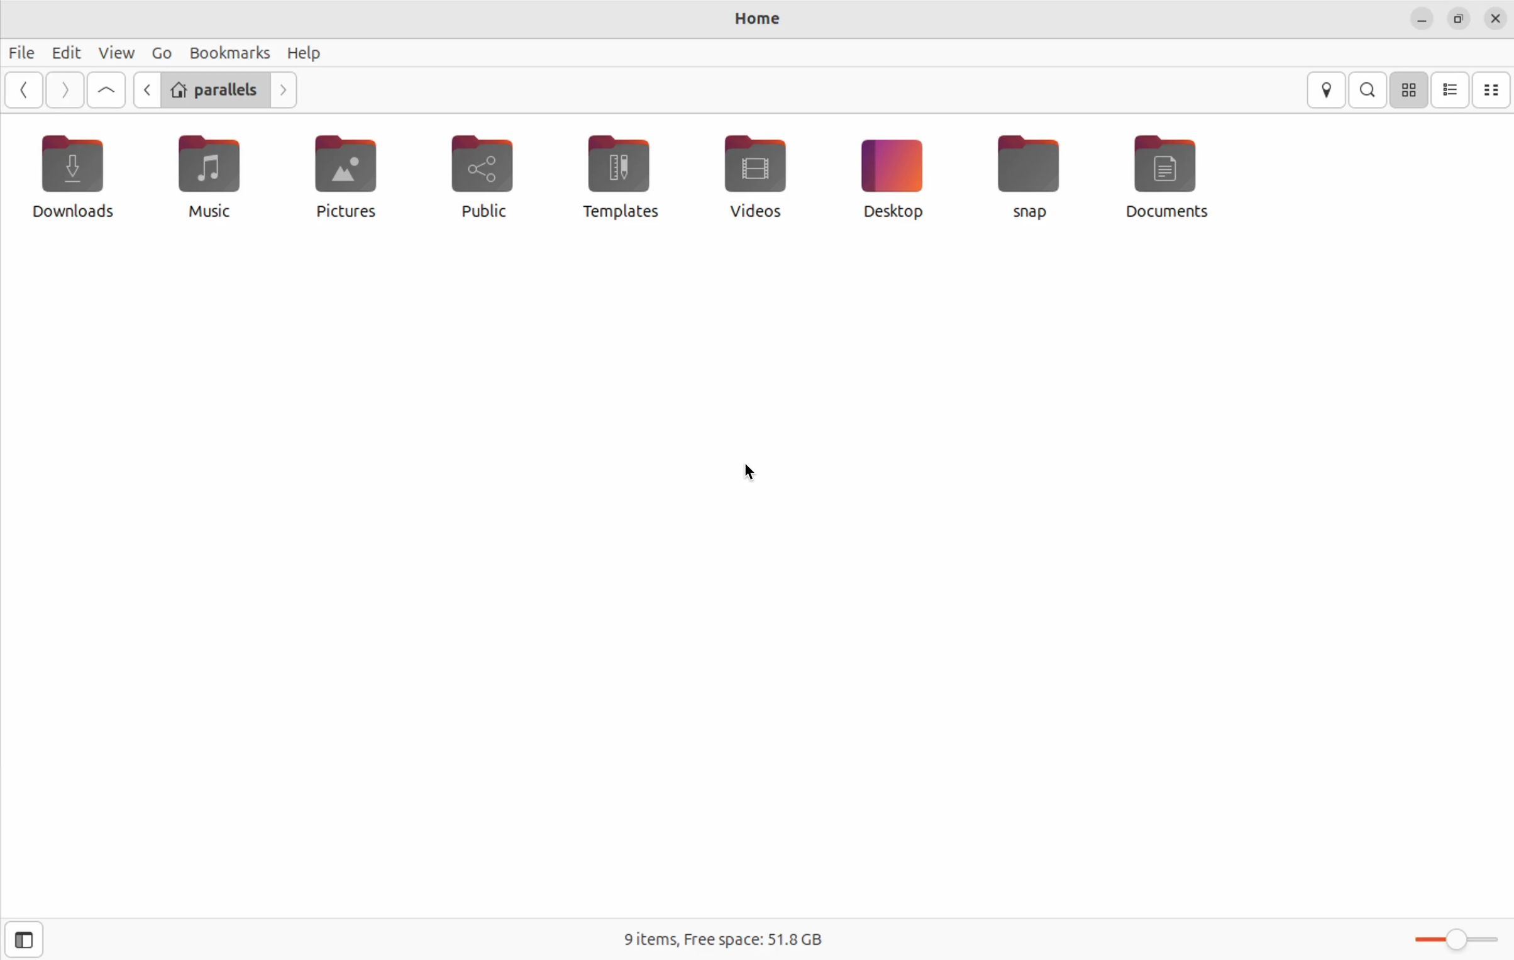 The width and height of the screenshot is (1514, 960). I want to click on Go previous, so click(143, 91).